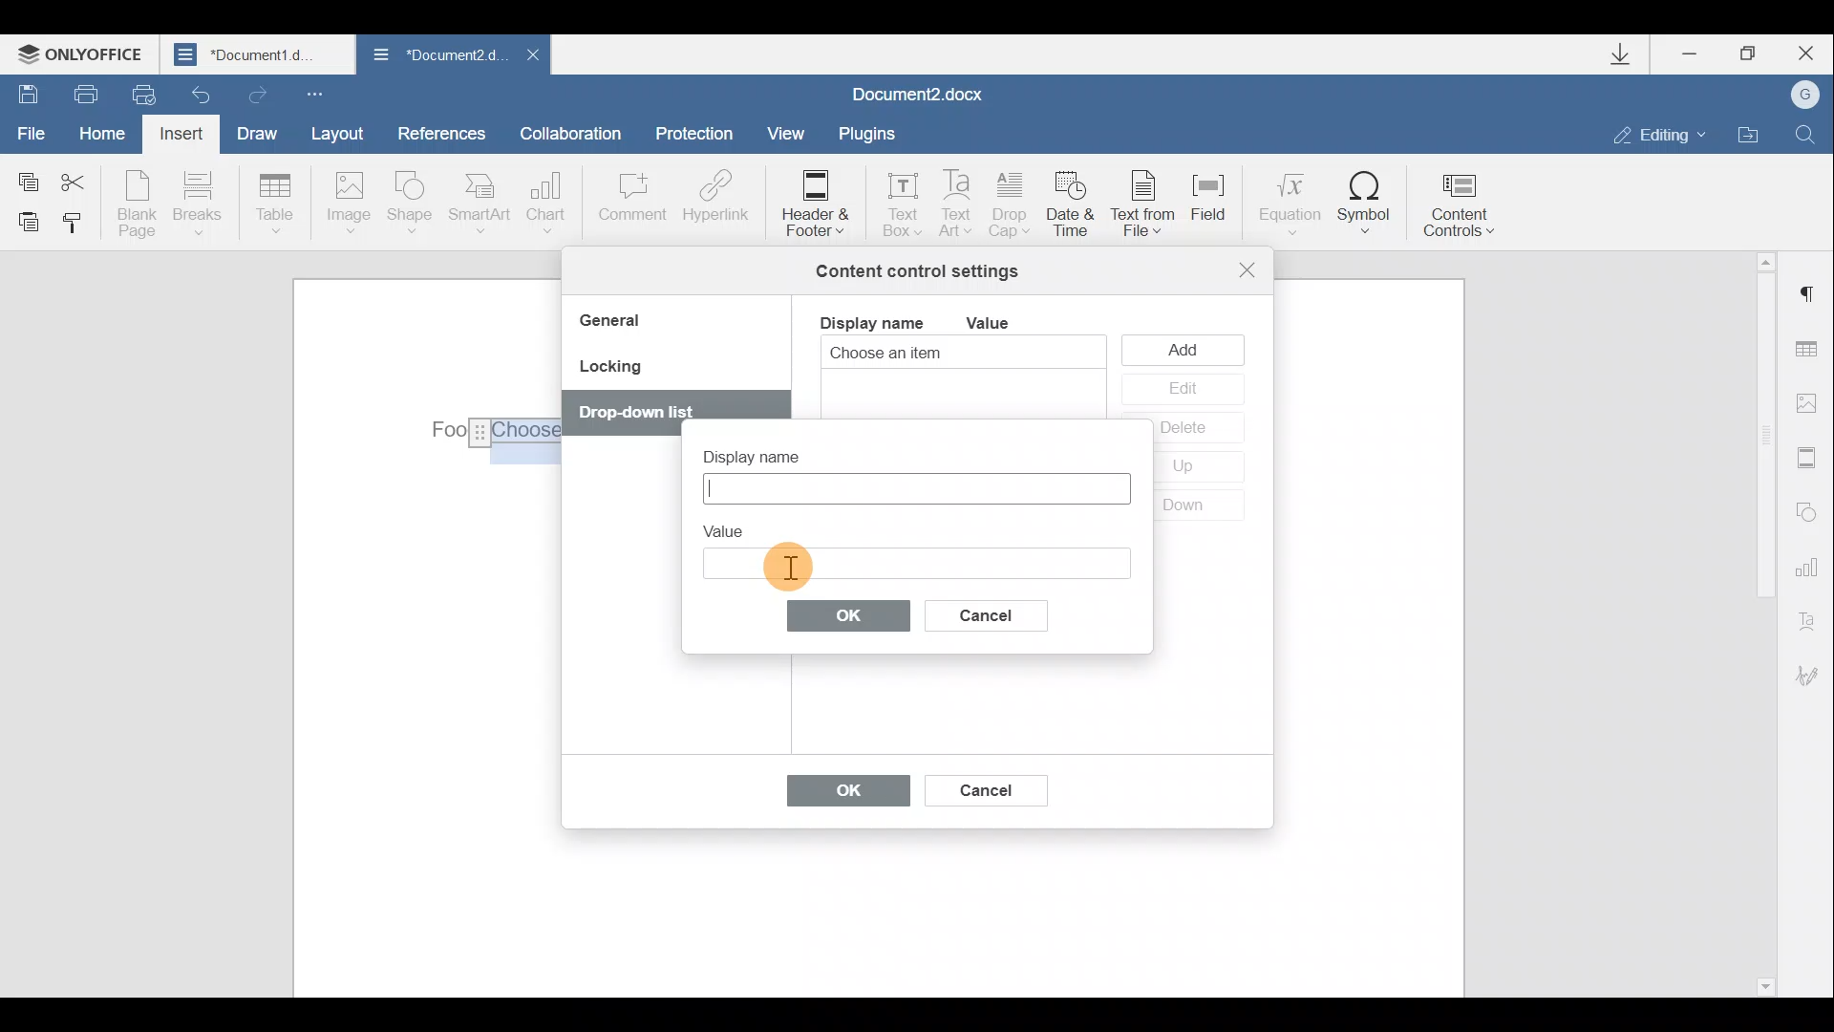 The width and height of the screenshot is (1834, 1032). Describe the element at coordinates (984, 786) in the screenshot. I see `Cancel` at that location.